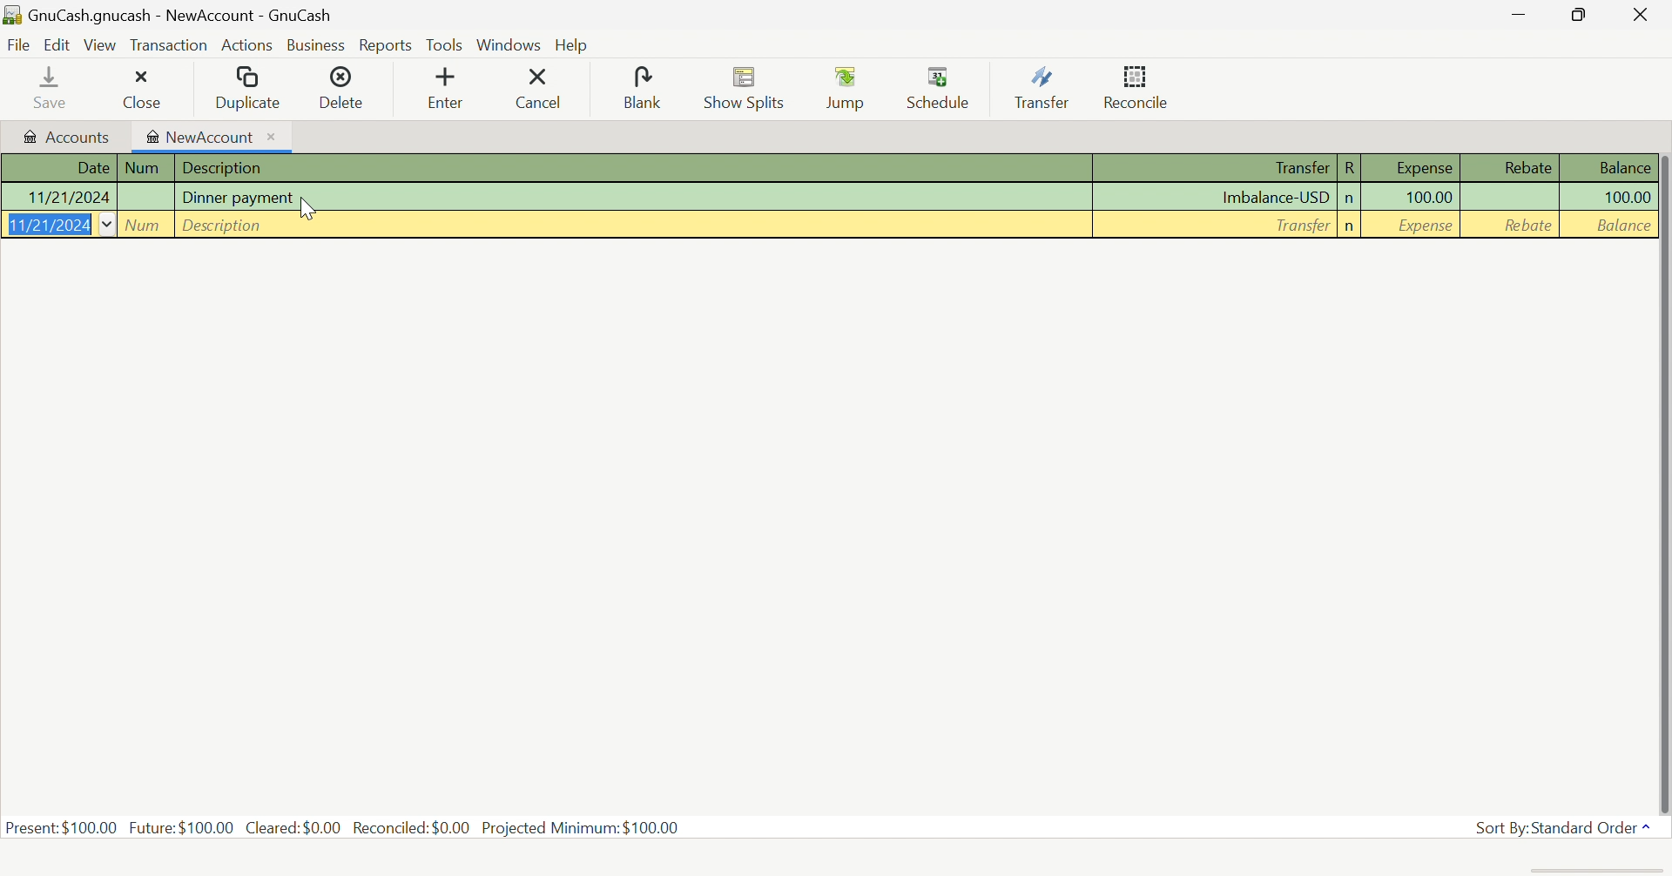  Describe the element at coordinates (1561, 827) in the screenshot. I see `Sort By: Standard Order` at that location.